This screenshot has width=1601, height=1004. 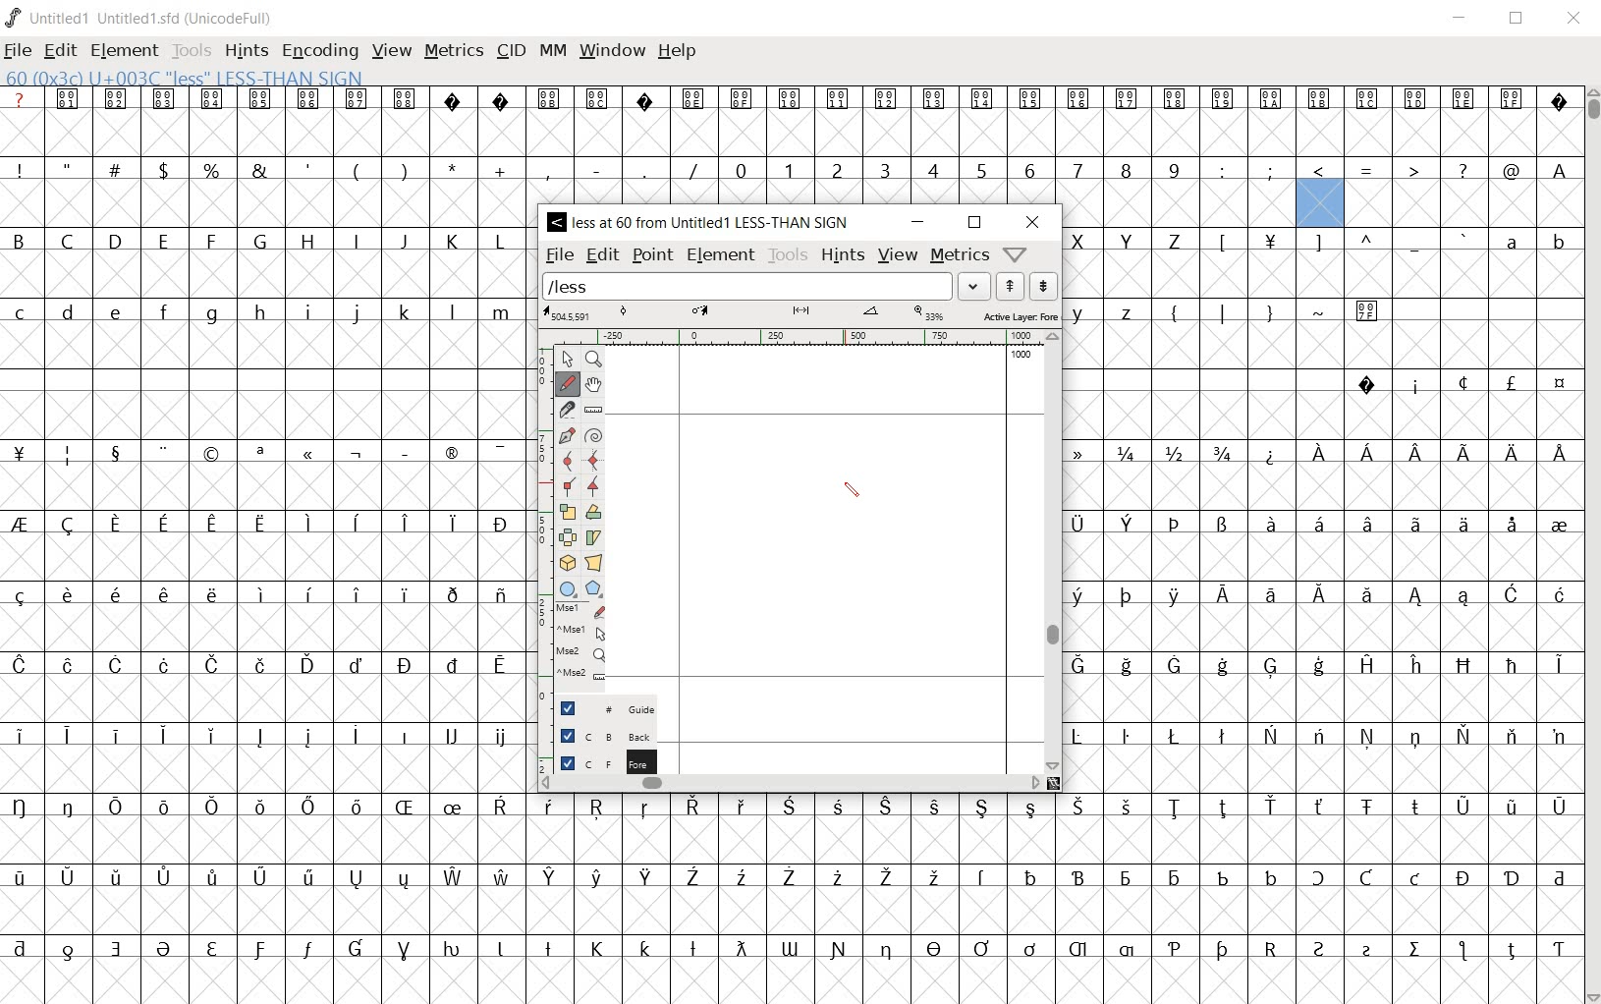 What do you see at coordinates (1321, 557) in the screenshot?
I see `empty cells` at bounding box center [1321, 557].